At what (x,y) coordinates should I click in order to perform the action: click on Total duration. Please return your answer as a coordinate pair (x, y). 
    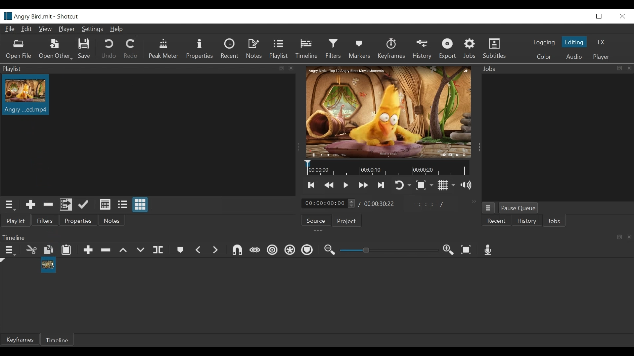
    Looking at the image, I should click on (380, 203).